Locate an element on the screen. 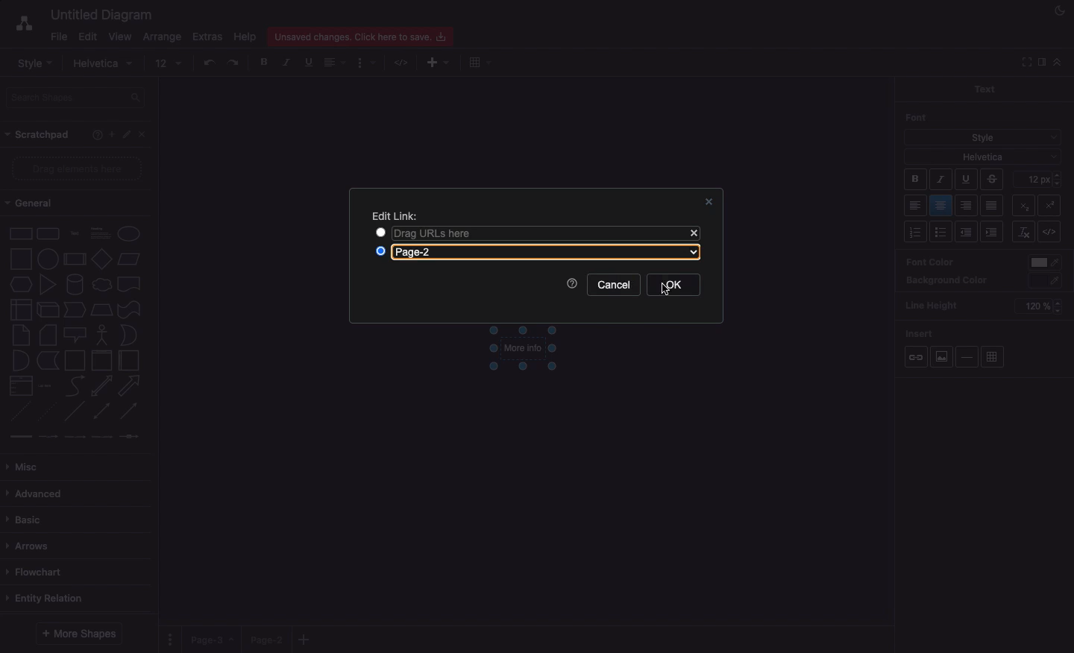  12 is located at coordinates (169, 63).